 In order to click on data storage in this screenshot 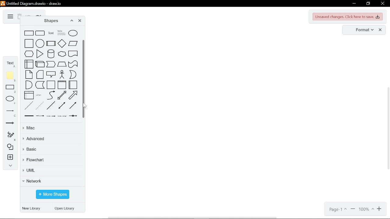, I will do `click(40, 85)`.